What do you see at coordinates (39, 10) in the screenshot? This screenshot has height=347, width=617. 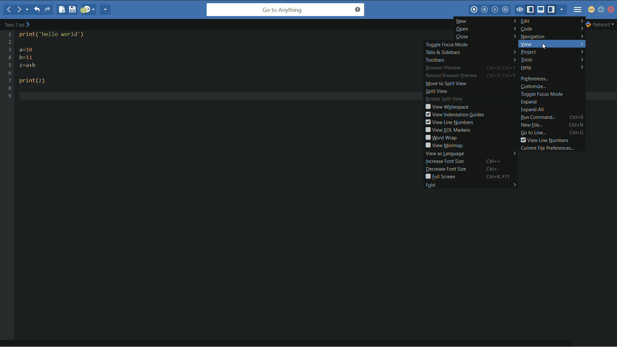 I see `undo` at bounding box center [39, 10].